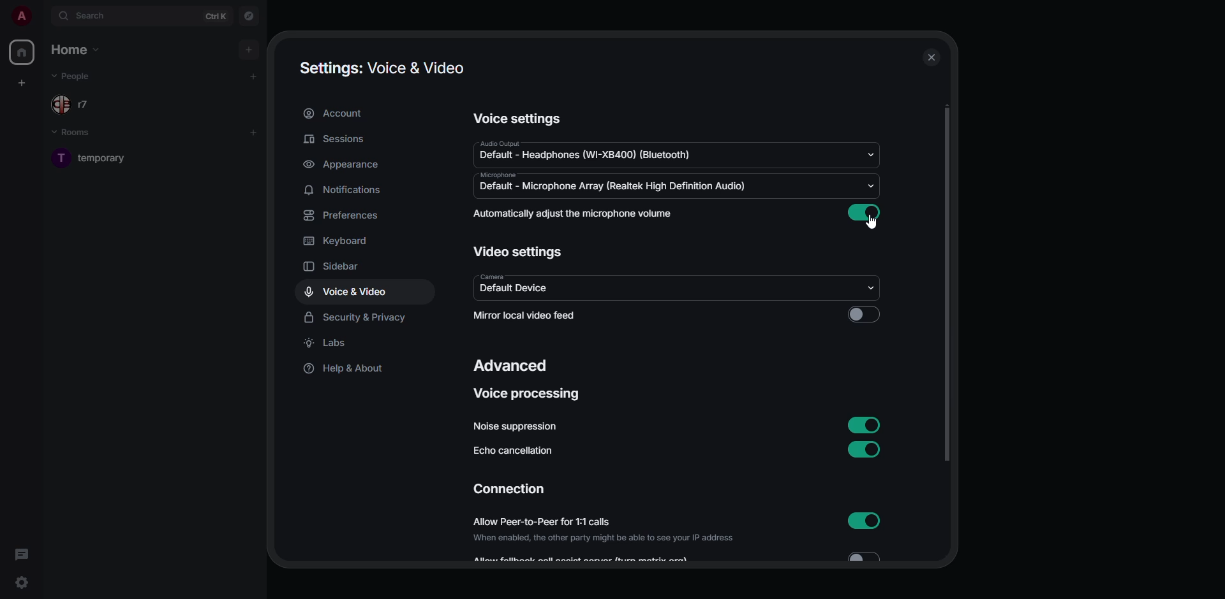 This screenshot has height=599, width=1225. I want to click on enabled, so click(861, 424).